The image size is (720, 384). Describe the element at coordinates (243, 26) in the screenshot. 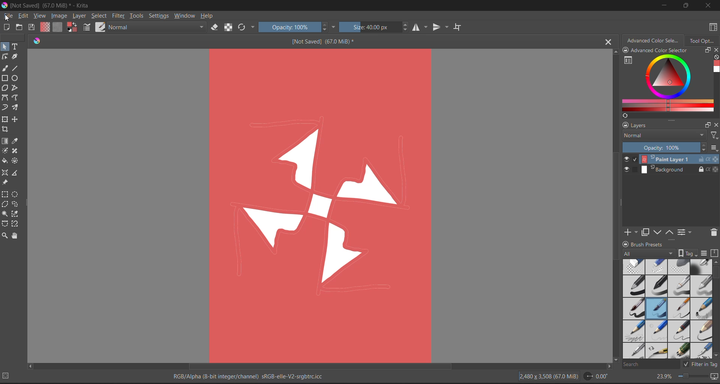

I see `reload original preset` at that location.